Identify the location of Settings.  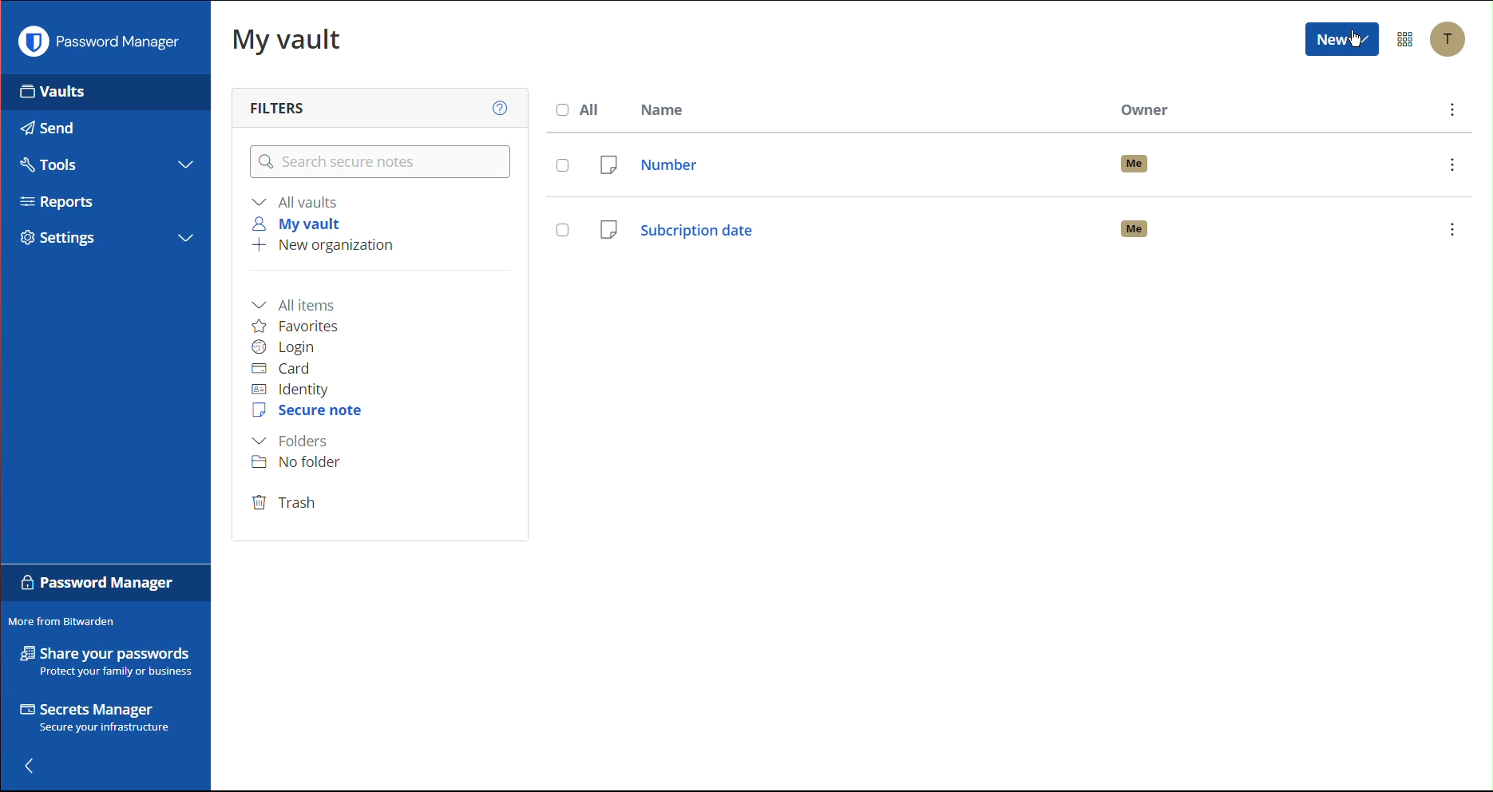
(58, 240).